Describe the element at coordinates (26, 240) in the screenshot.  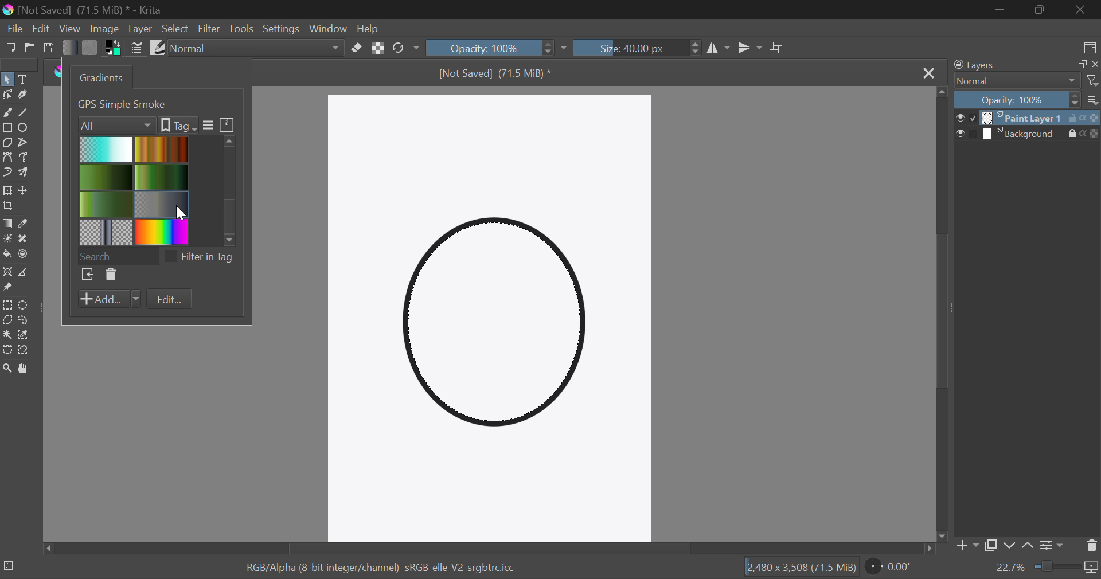
I see `Smart Patch Tool` at that location.